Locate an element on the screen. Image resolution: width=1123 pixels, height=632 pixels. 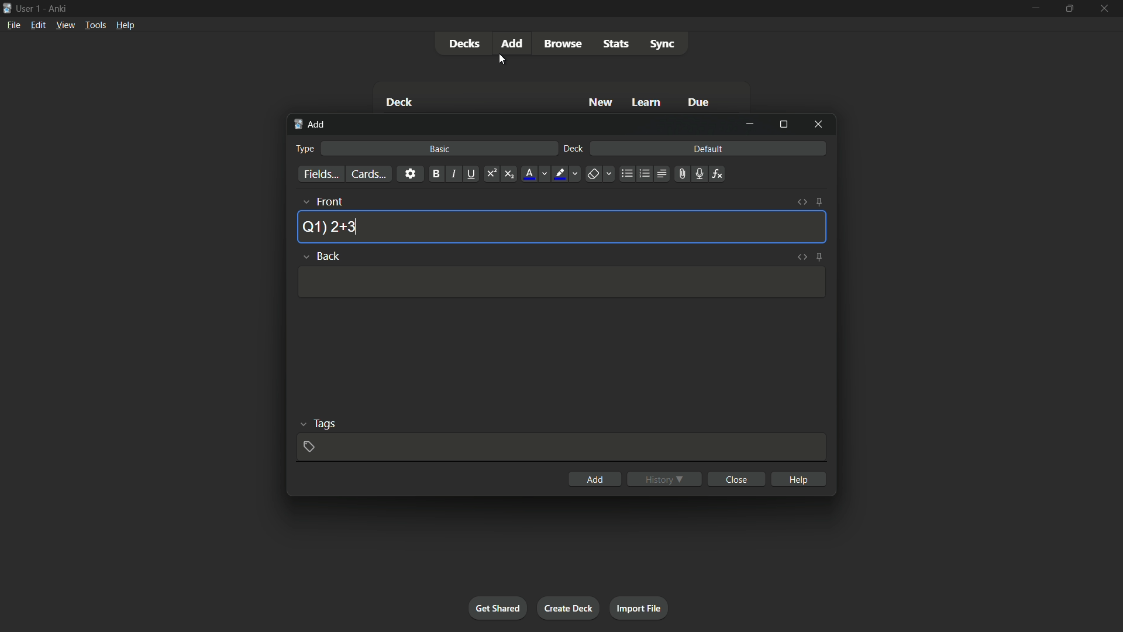
subscript is located at coordinates (509, 174).